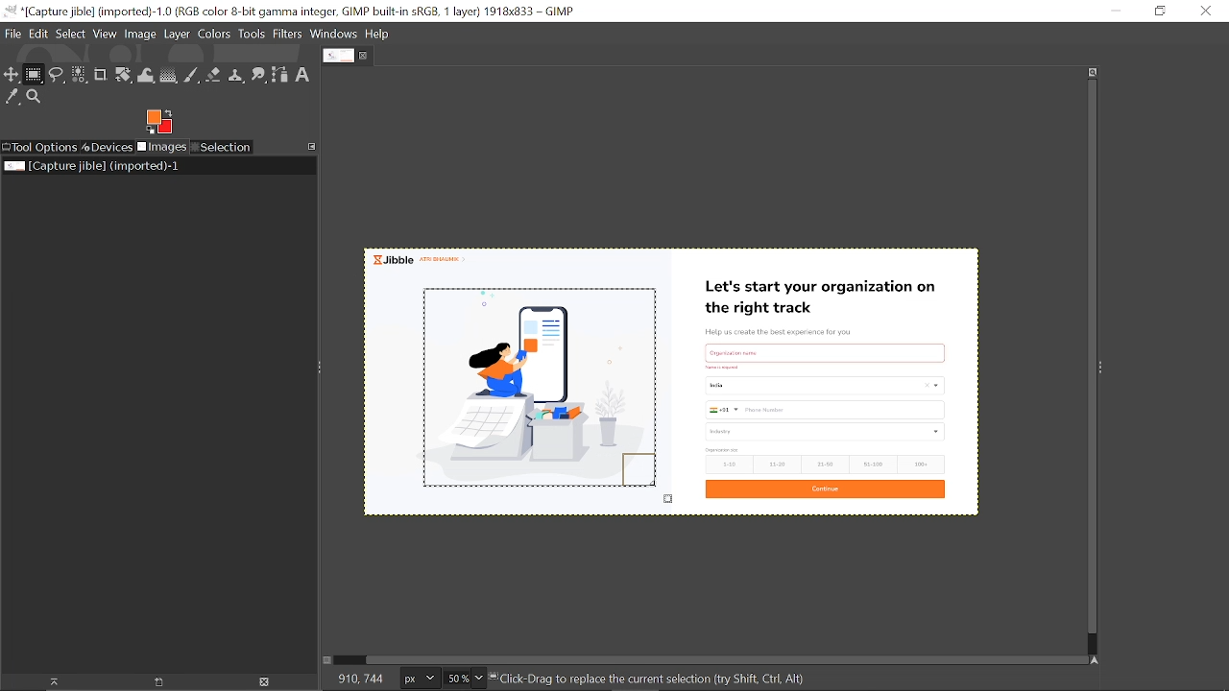 The image size is (1229, 691). Describe the element at coordinates (281, 75) in the screenshot. I see `Path tool` at that location.